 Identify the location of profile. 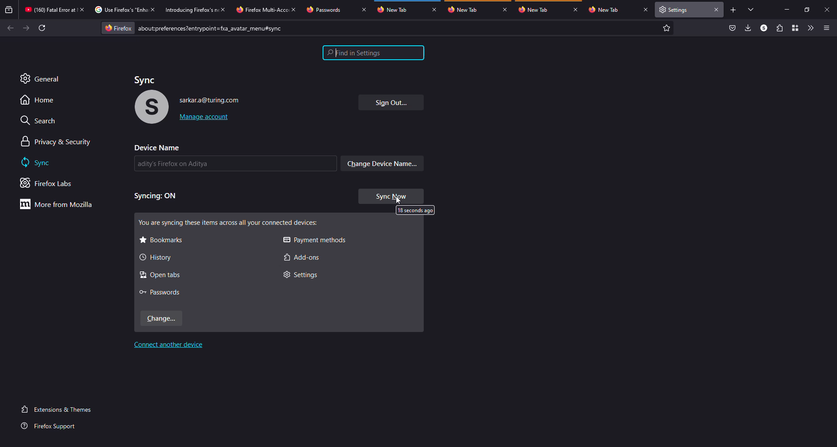
(152, 107).